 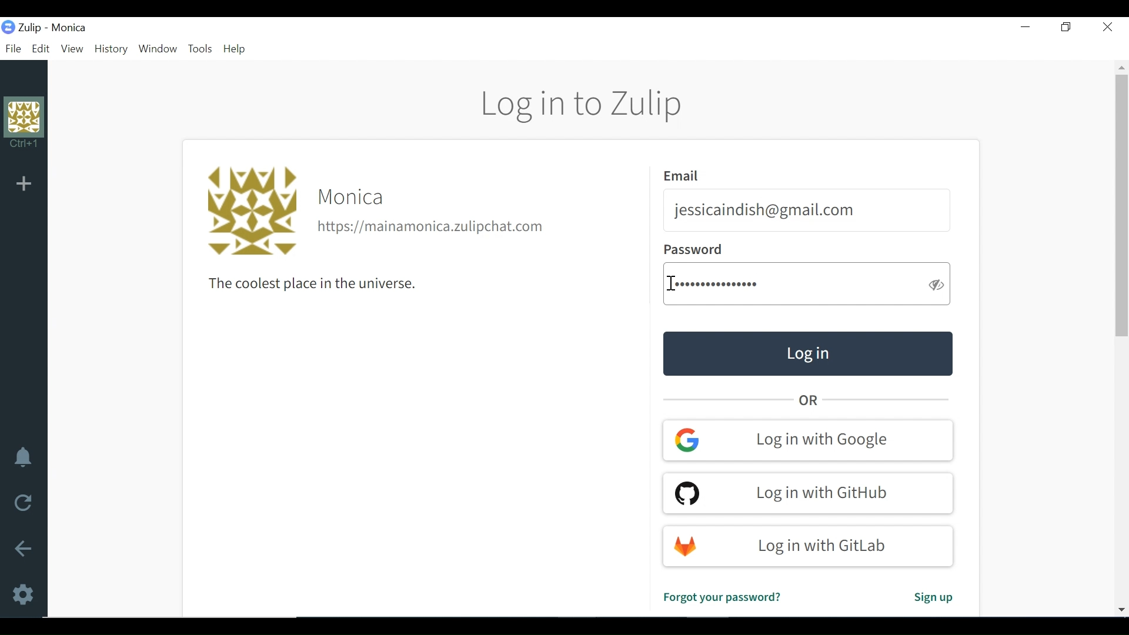 What do you see at coordinates (810, 546) in the screenshot?
I see `Log in with Gitlab` at bounding box center [810, 546].